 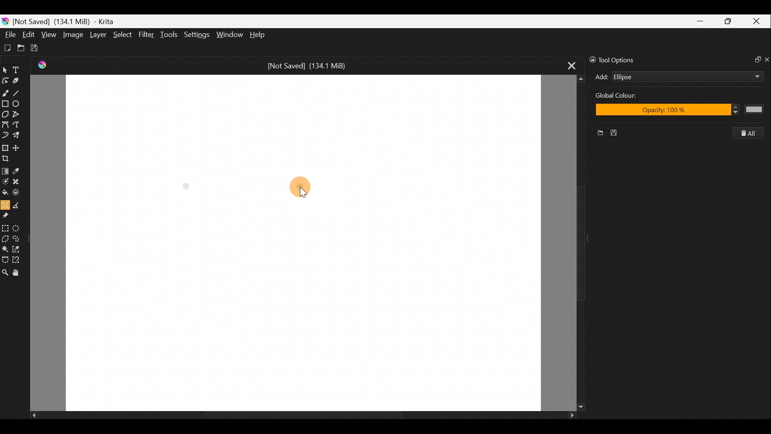 I want to click on Line, so click(x=20, y=93).